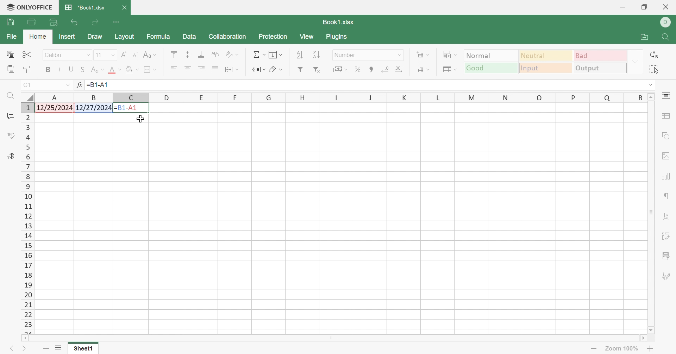 The image size is (676, 354). Describe the element at coordinates (385, 68) in the screenshot. I see `Delete decimal` at that location.